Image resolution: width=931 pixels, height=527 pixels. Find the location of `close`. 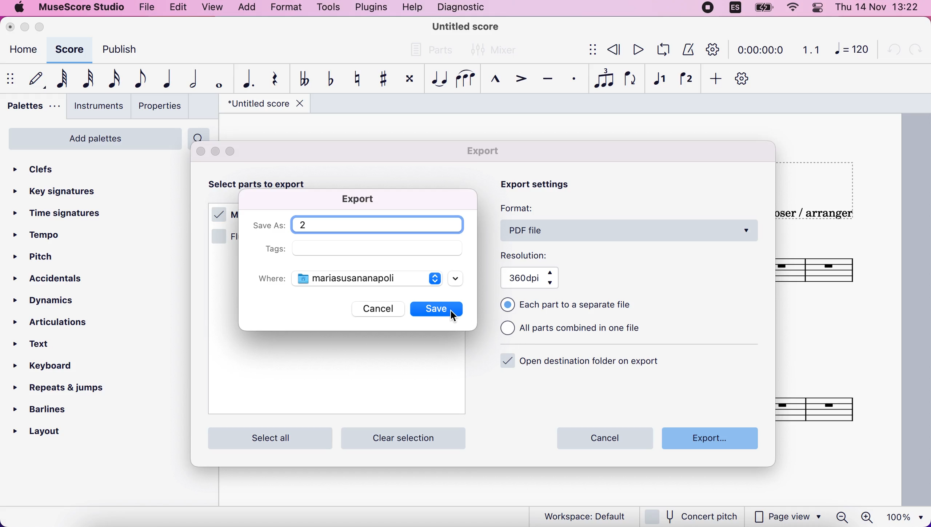

close is located at coordinates (12, 27).